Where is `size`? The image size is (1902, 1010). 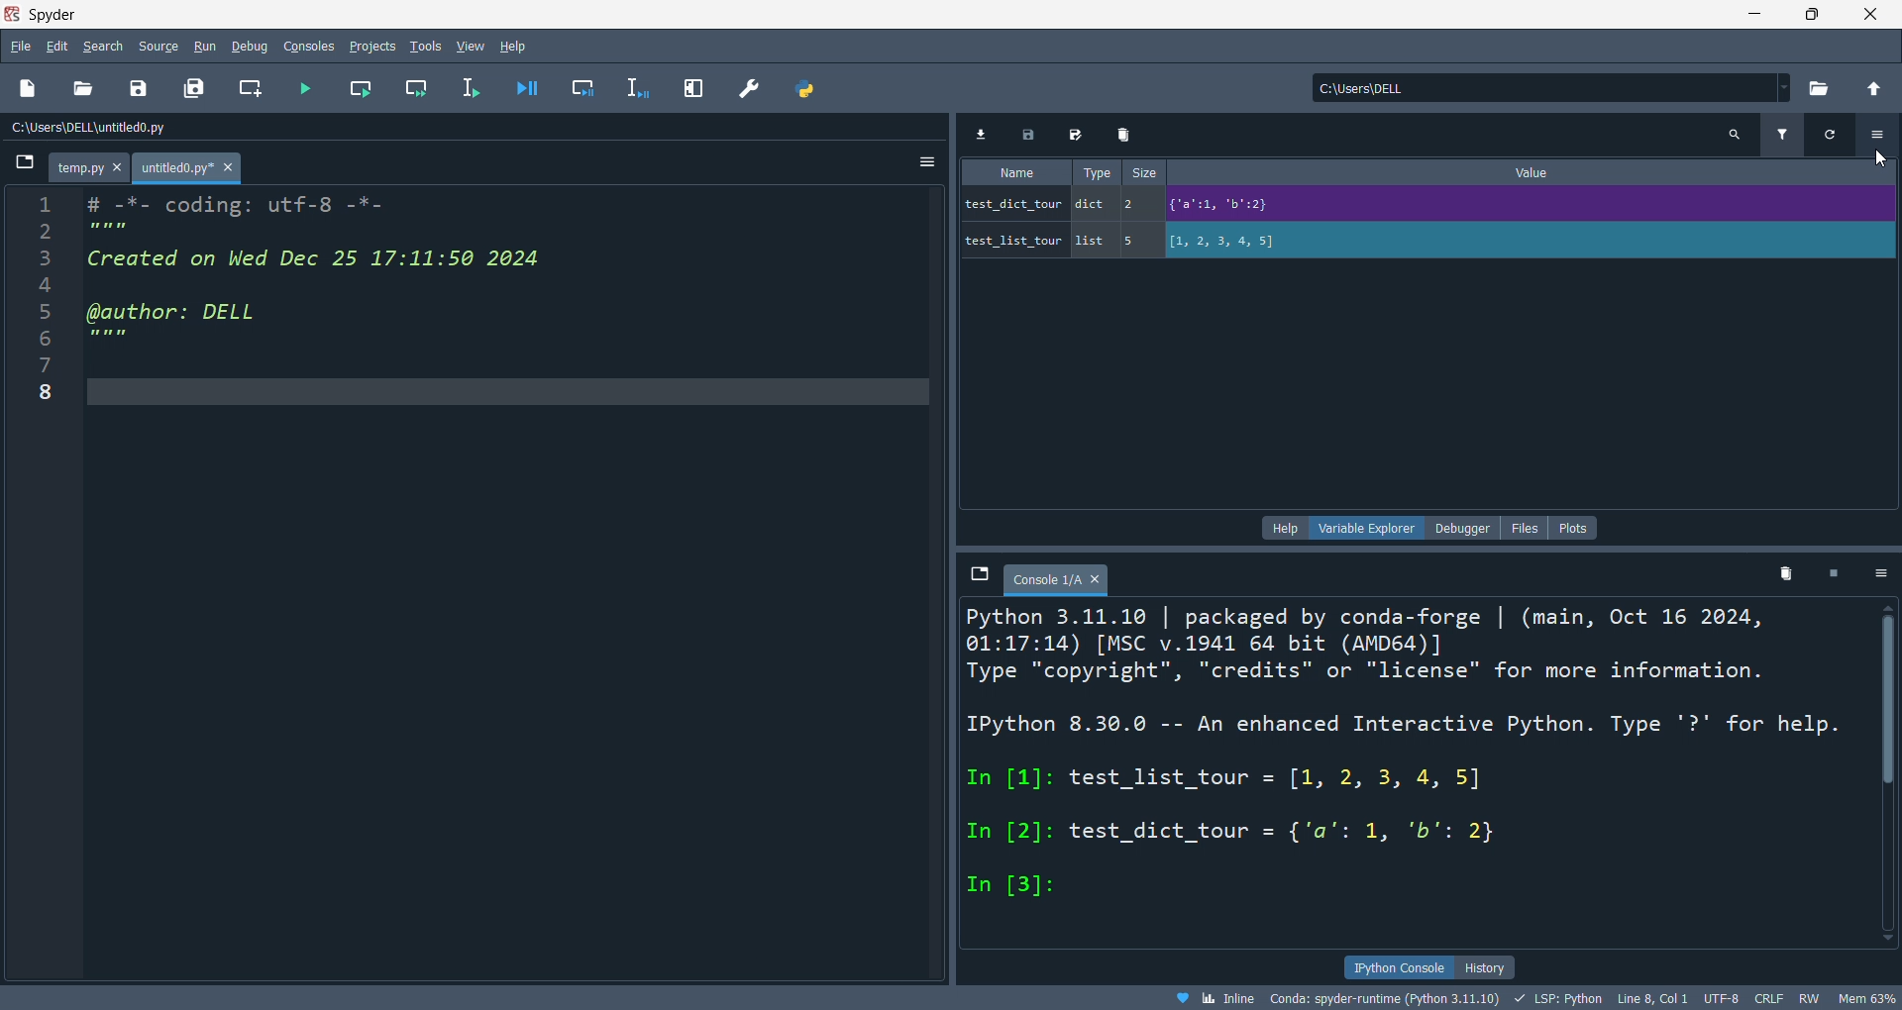 size is located at coordinates (1144, 173).